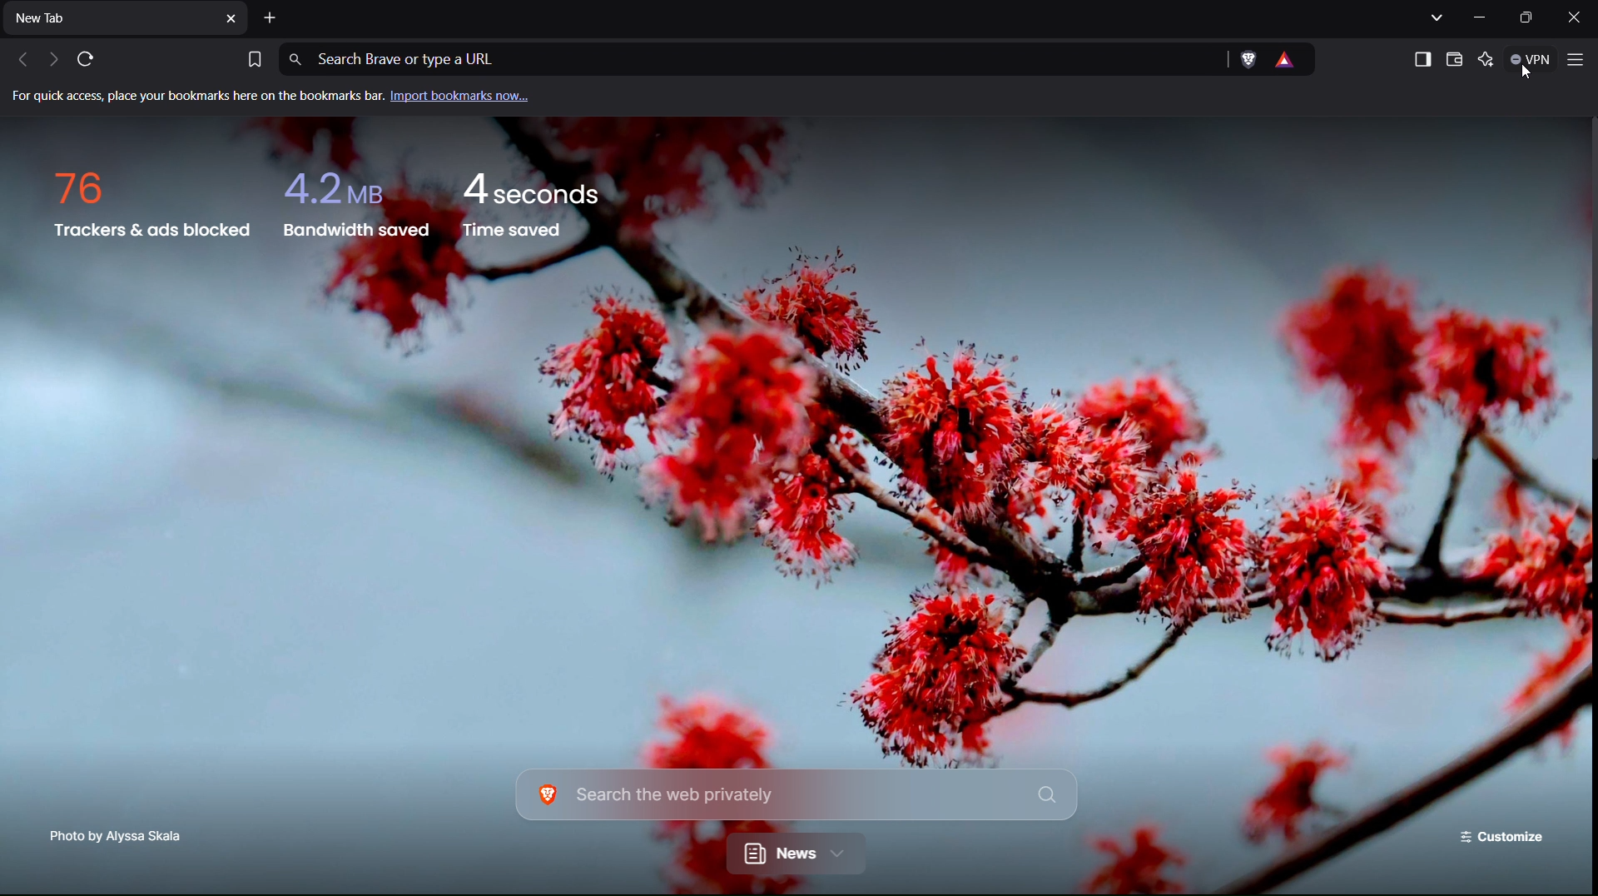 The width and height of the screenshot is (1598, 896). Describe the element at coordinates (1500, 834) in the screenshot. I see `Customize` at that location.